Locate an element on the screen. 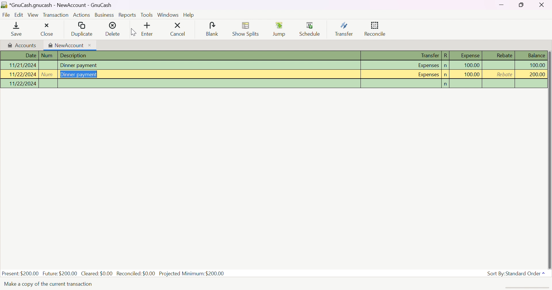 The image size is (552, 290). Tools is located at coordinates (147, 15).